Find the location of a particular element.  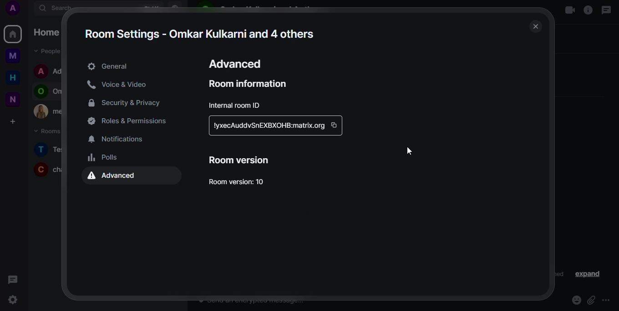

security & privacy is located at coordinates (128, 101).